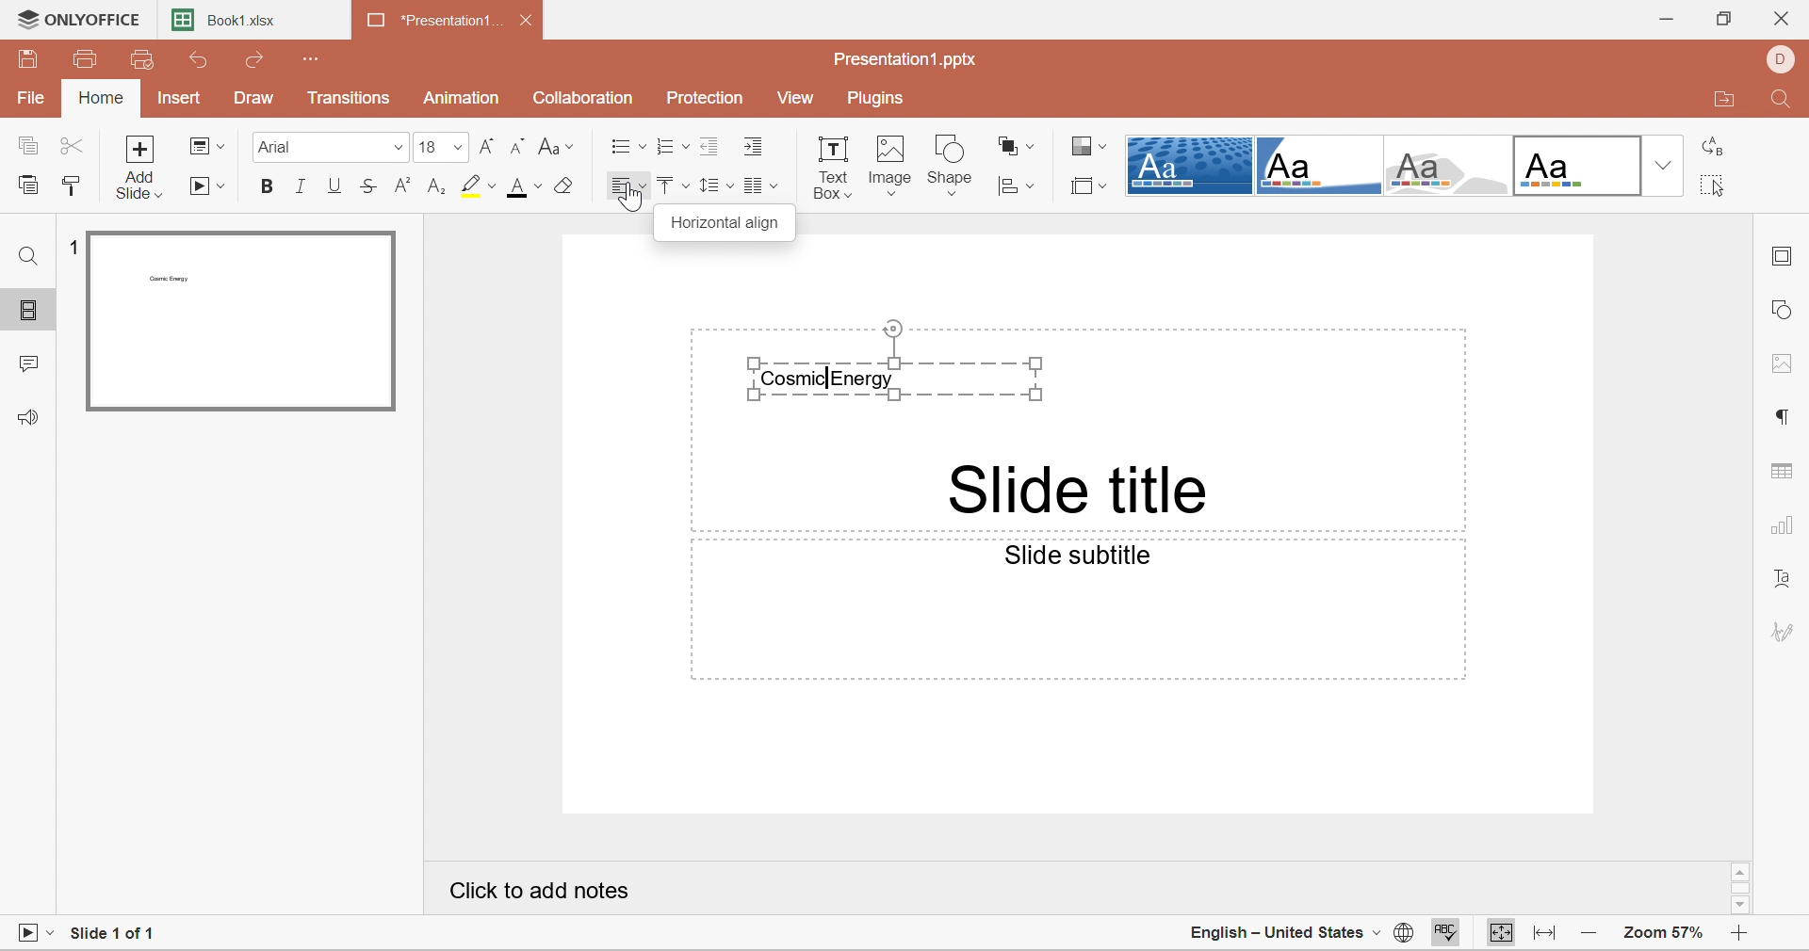 The width and height of the screenshot is (1809, 951). What do you see at coordinates (897, 361) in the screenshot?
I see `Cosmic Energy` at bounding box center [897, 361].